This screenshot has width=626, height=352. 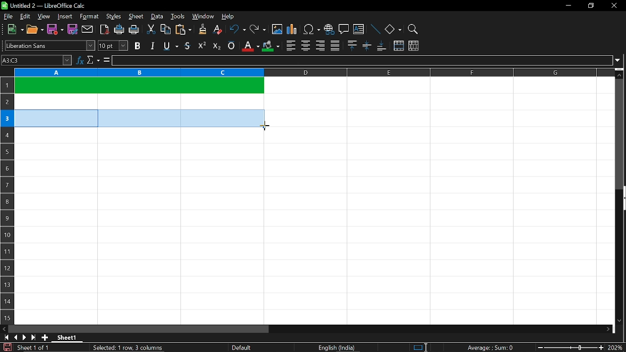 What do you see at coordinates (569, 348) in the screenshot?
I see `change zoom` at bounding box center [569, 348].